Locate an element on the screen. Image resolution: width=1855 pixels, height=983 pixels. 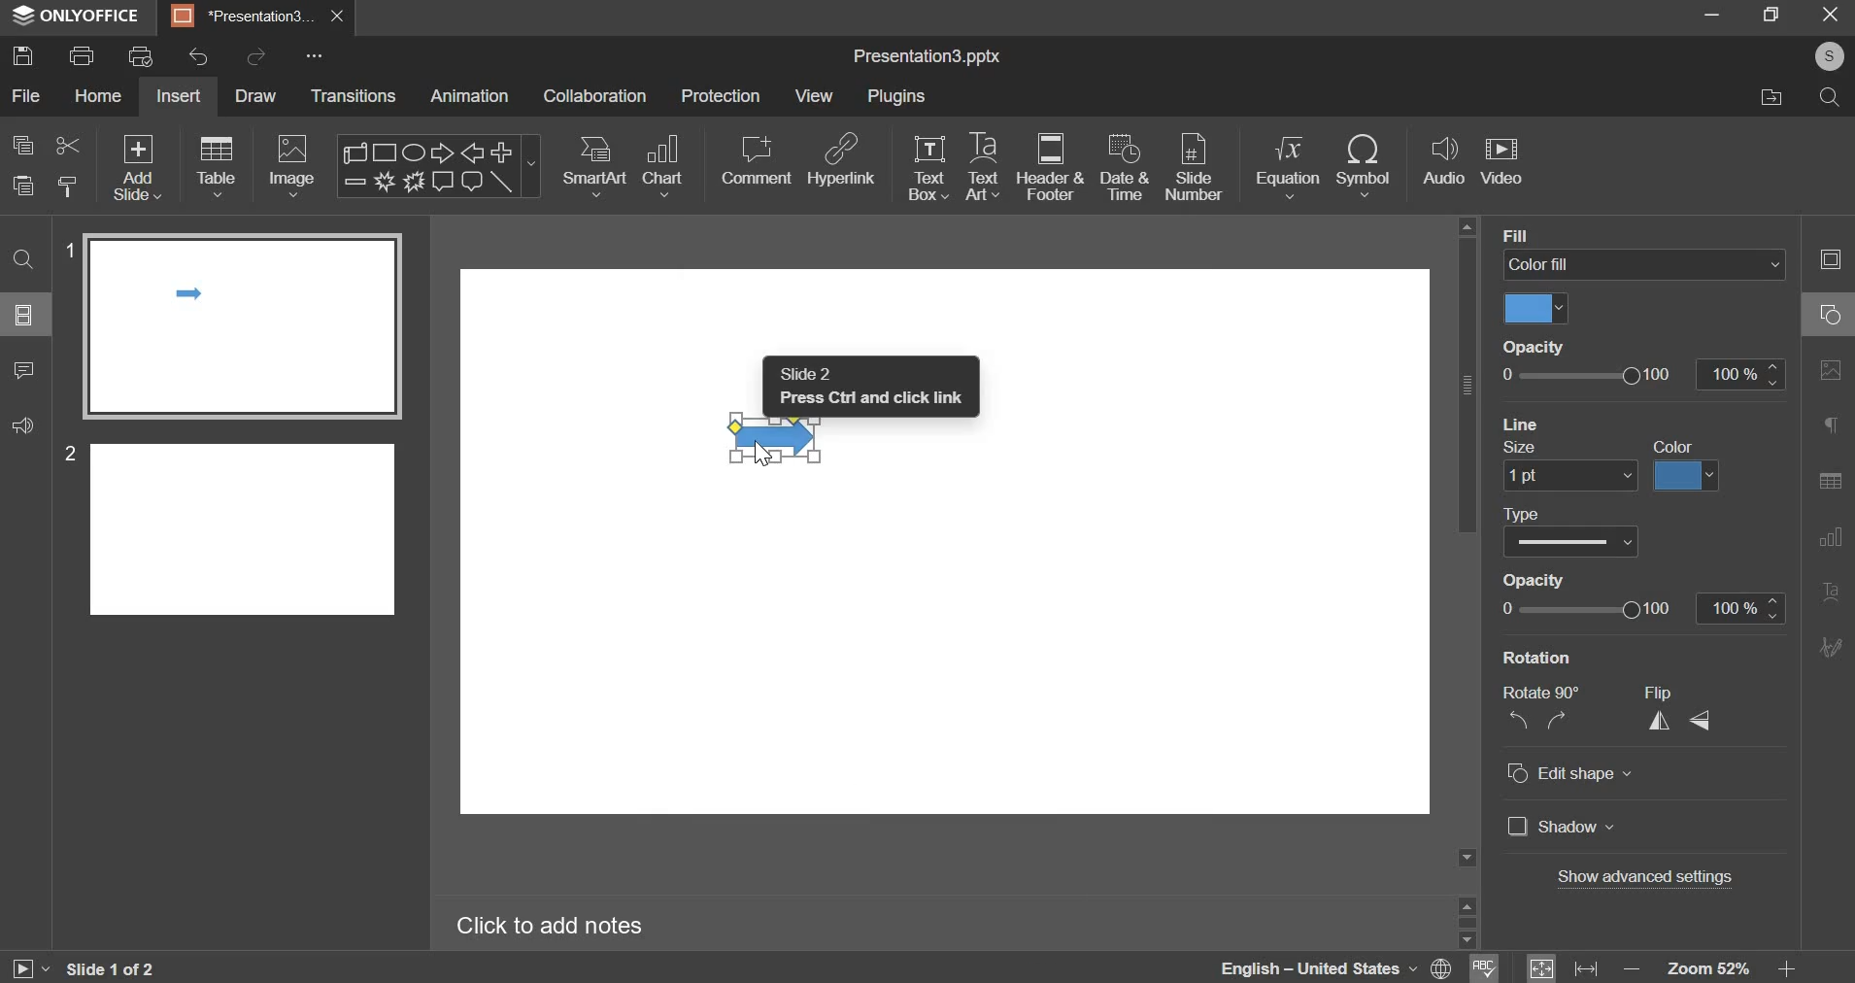
fit to slide is located at coordinates (1541, 968).